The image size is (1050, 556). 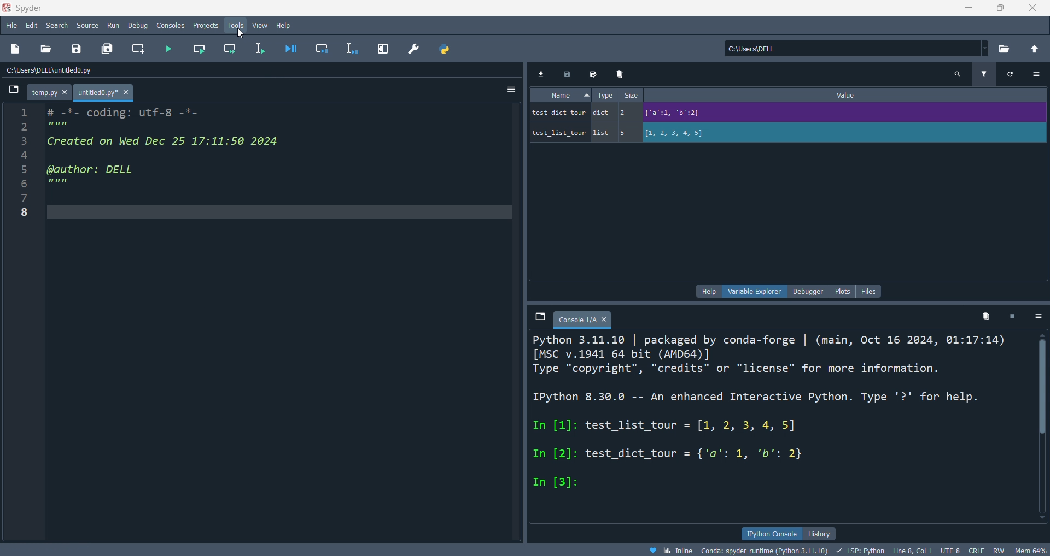 I want to click on run file, so click(x=172, y=49).